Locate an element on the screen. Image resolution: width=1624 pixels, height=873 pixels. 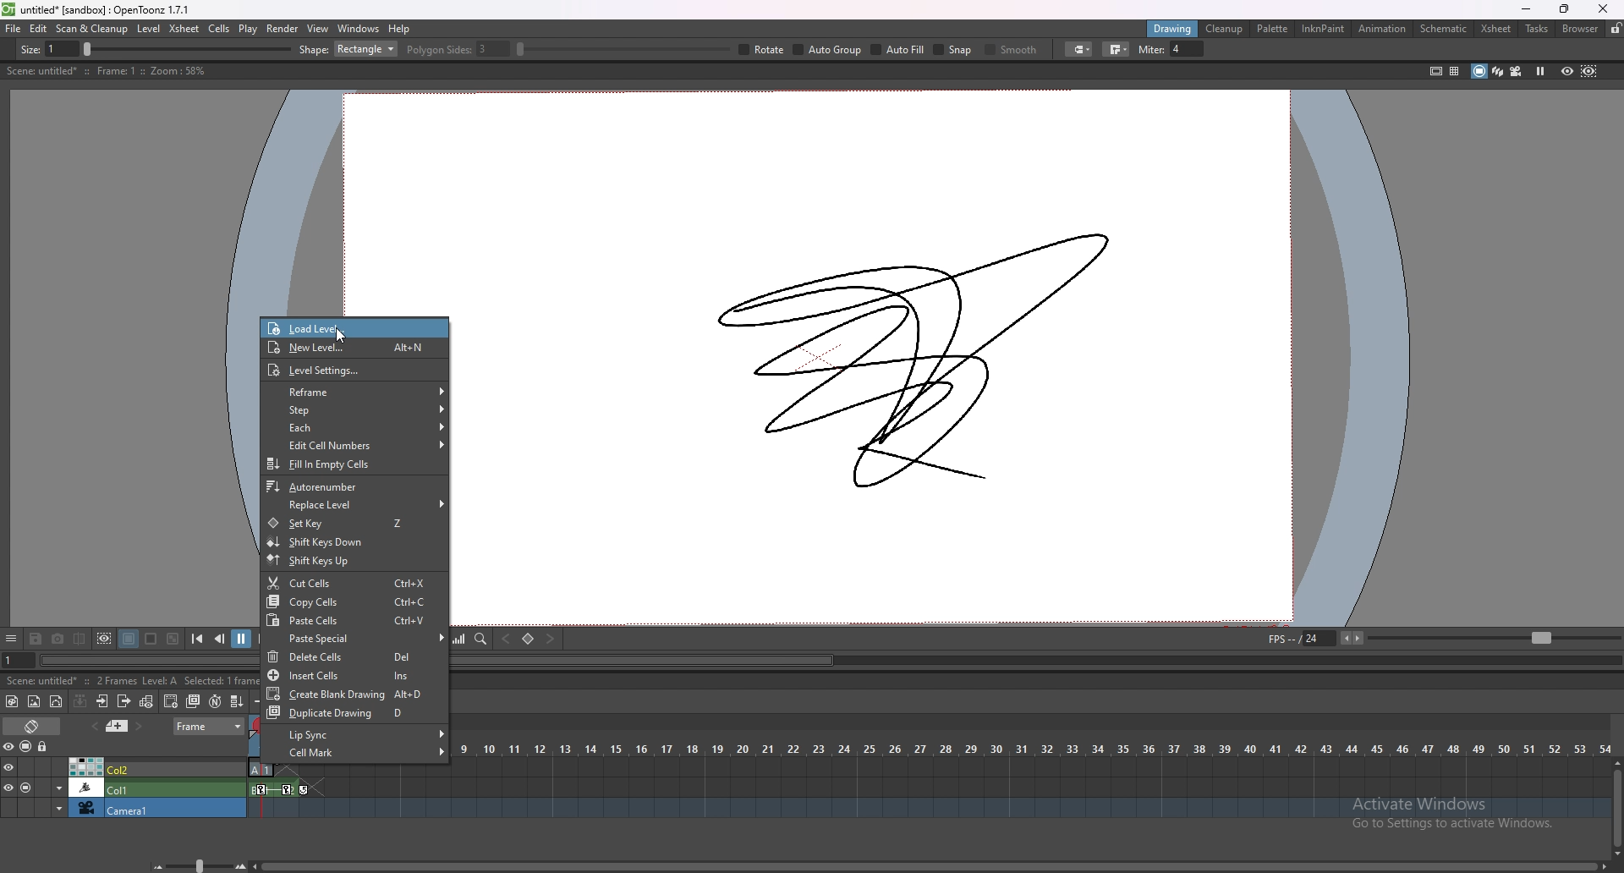
cut cells is located at coordinates (354, 584).